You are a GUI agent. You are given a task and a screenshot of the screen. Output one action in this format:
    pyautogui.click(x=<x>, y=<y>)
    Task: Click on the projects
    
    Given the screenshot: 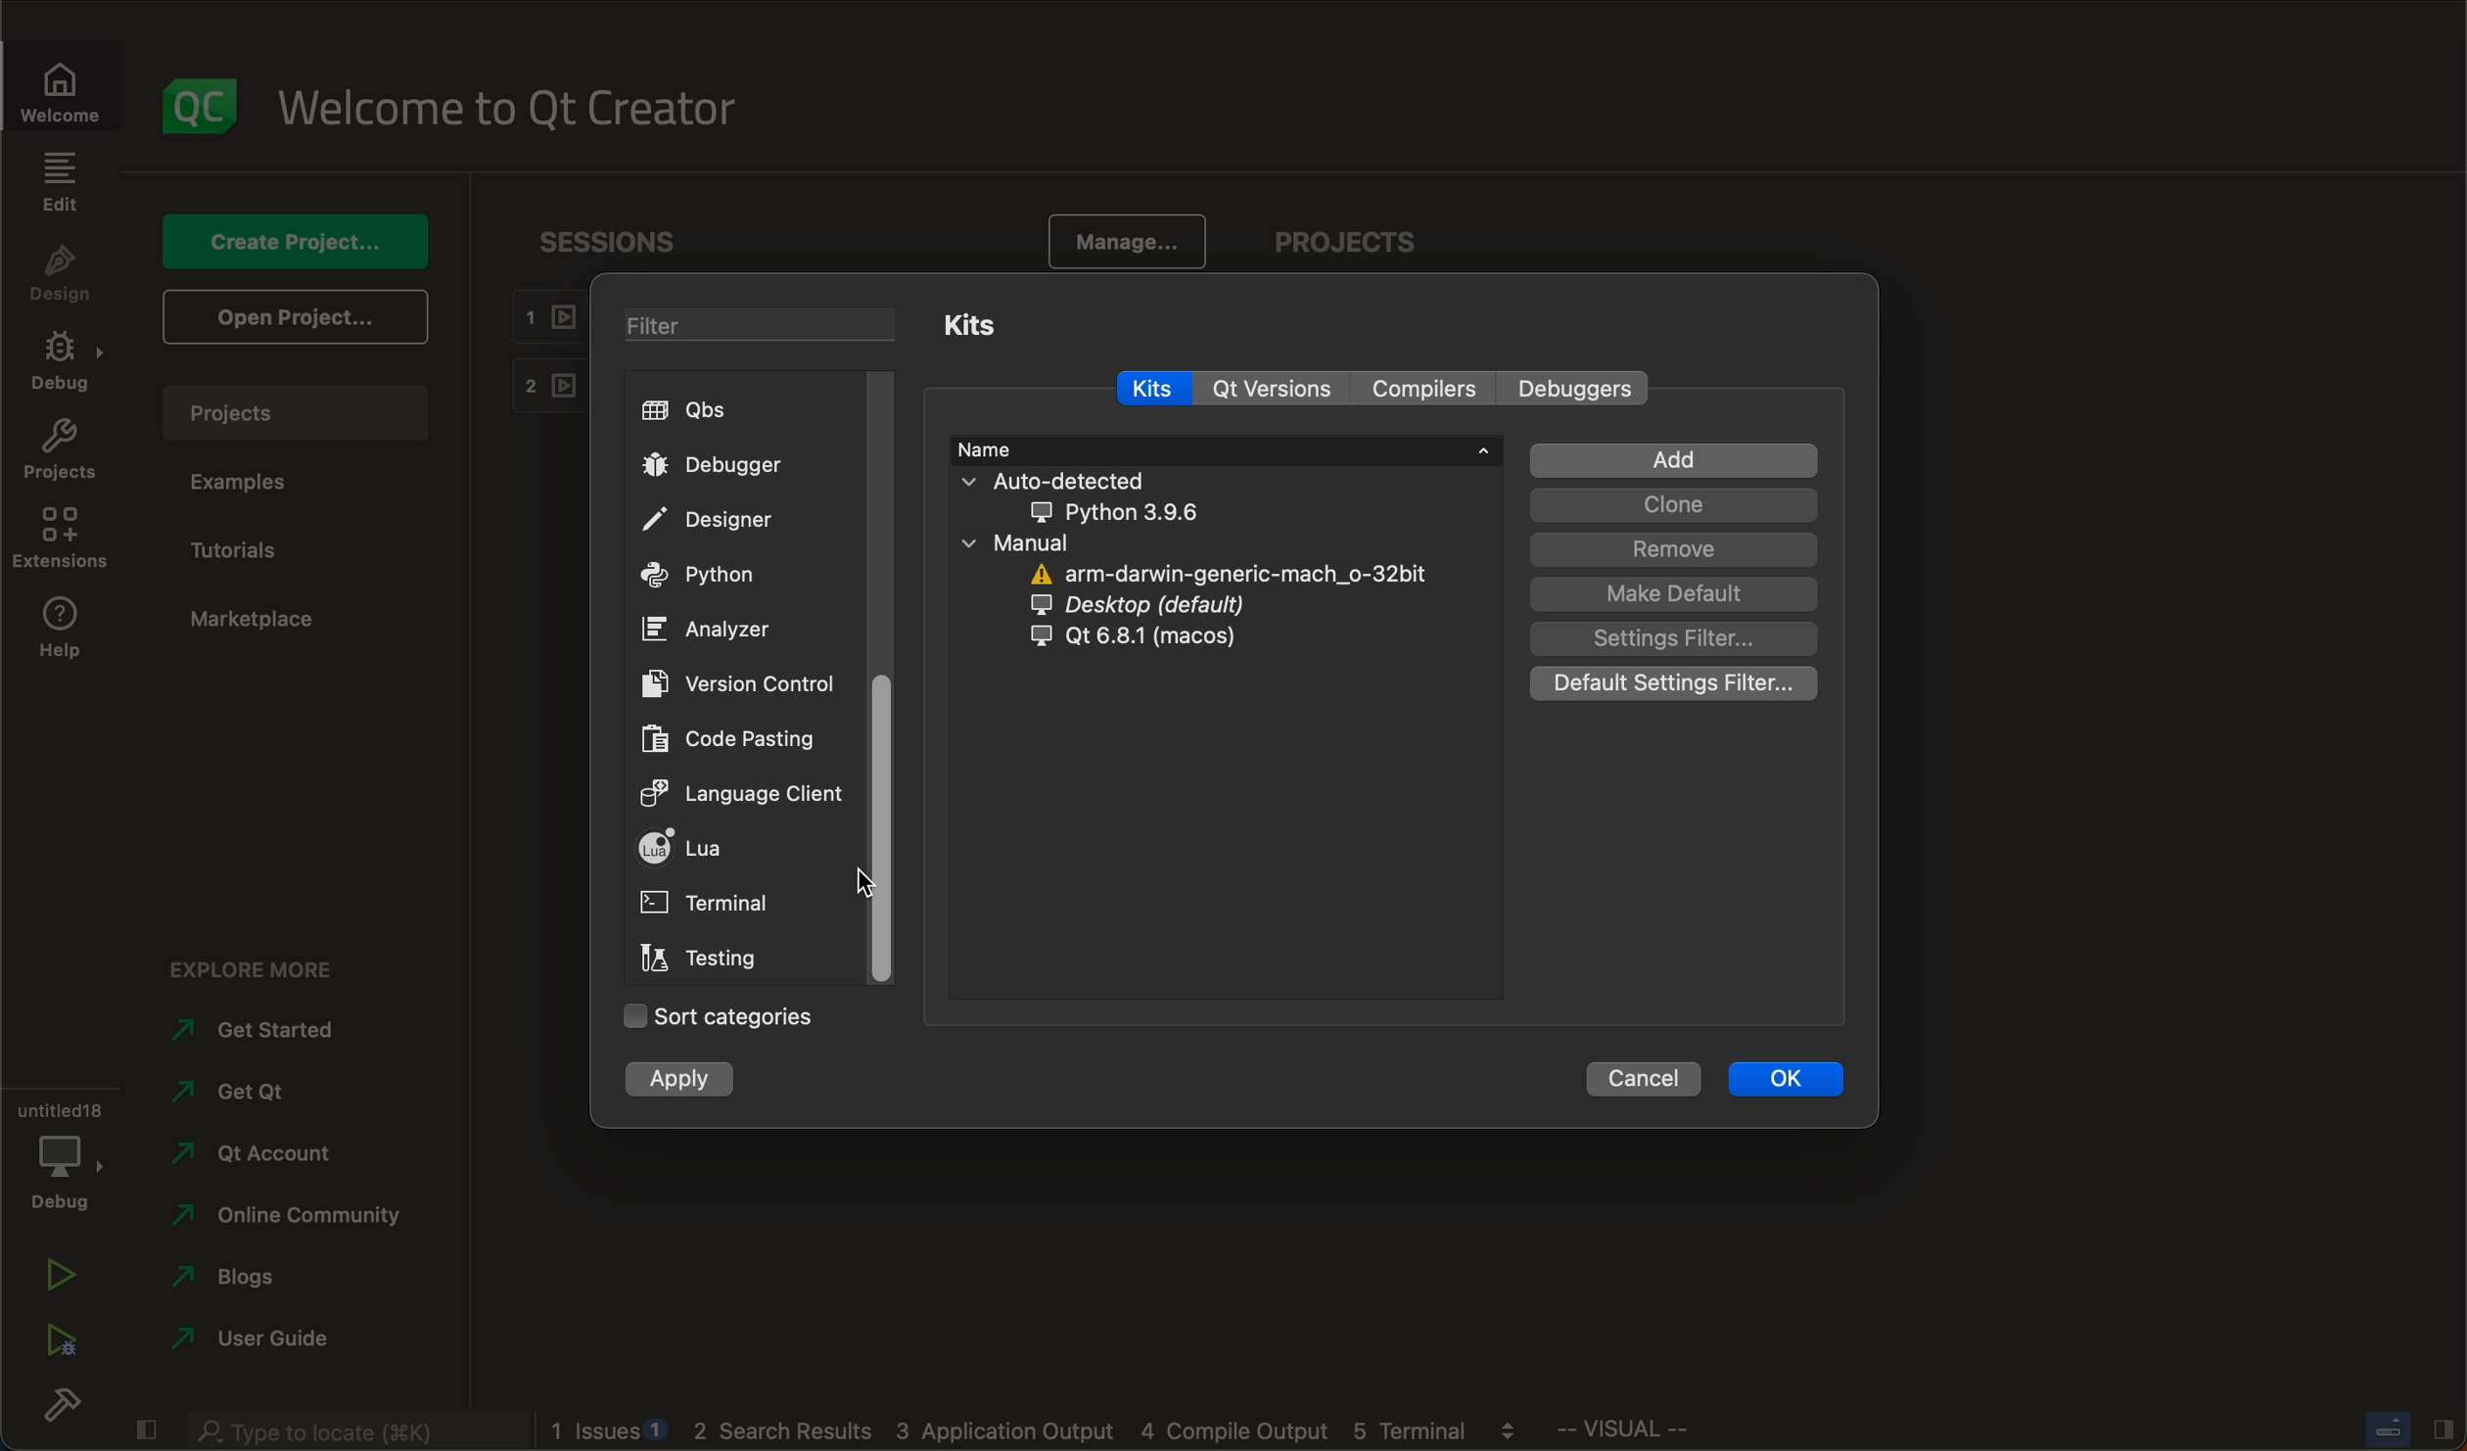 What is the action you would take?
    pyautogui.click(x=61, y=453)
    